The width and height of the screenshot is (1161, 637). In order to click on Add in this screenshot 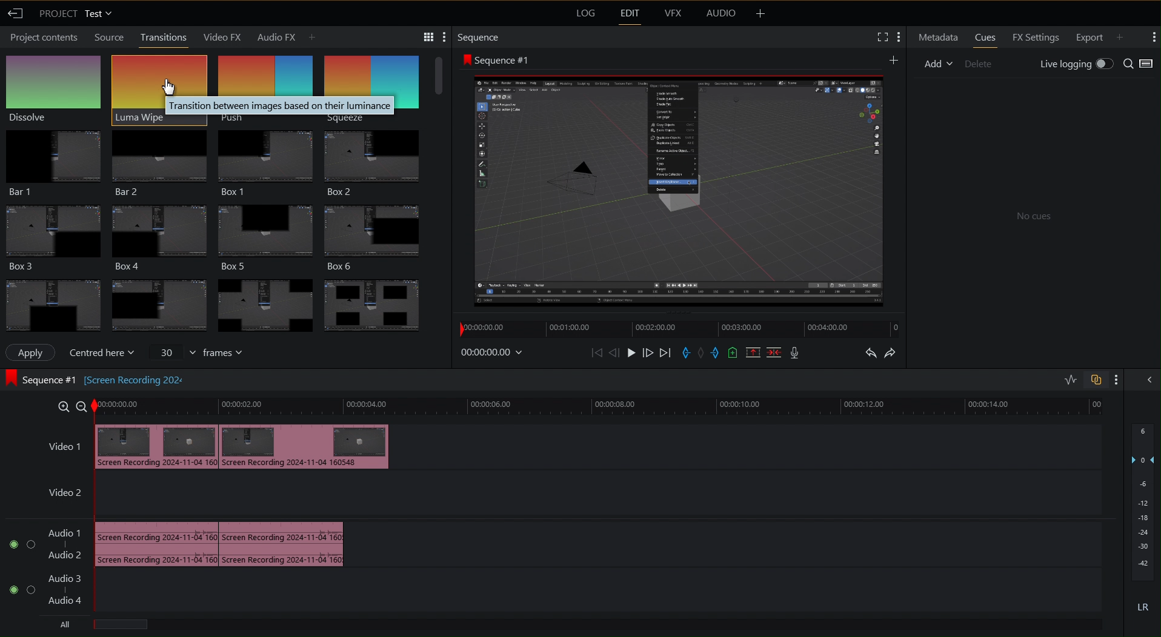, I will do `click(894, 59)`.